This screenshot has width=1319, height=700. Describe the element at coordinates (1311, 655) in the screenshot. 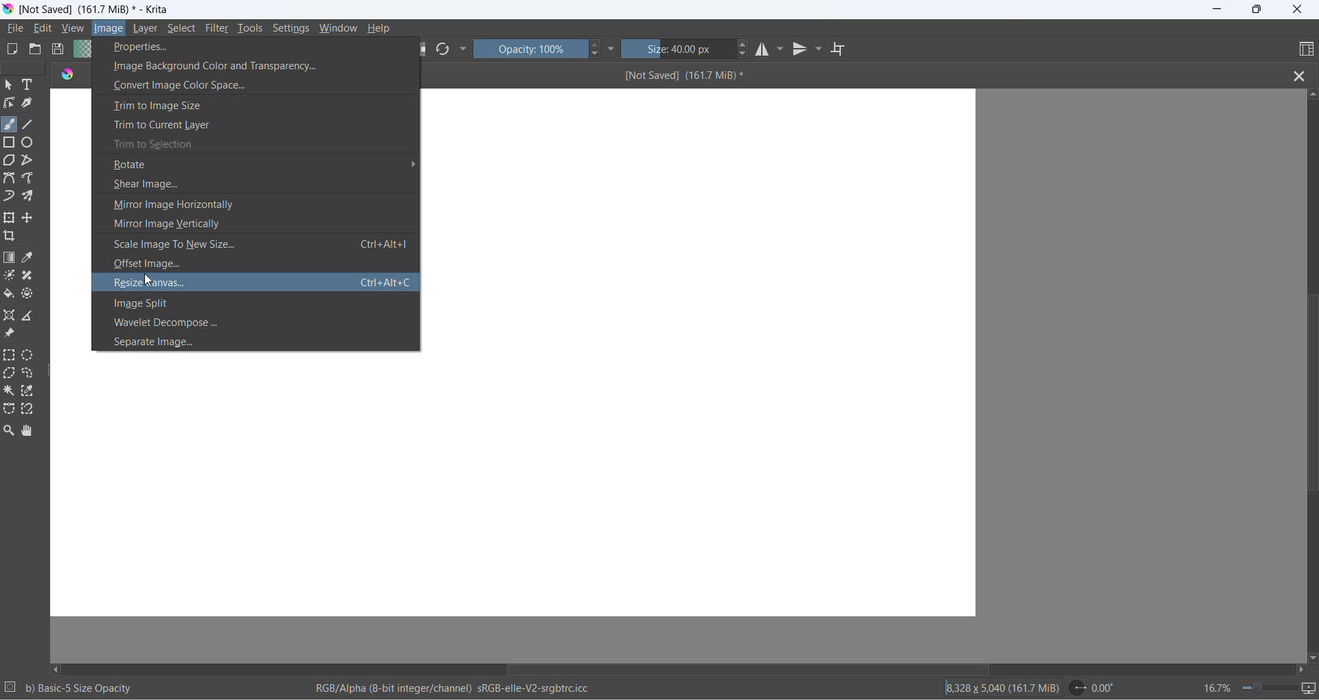

I see `scroll down button` at that location.